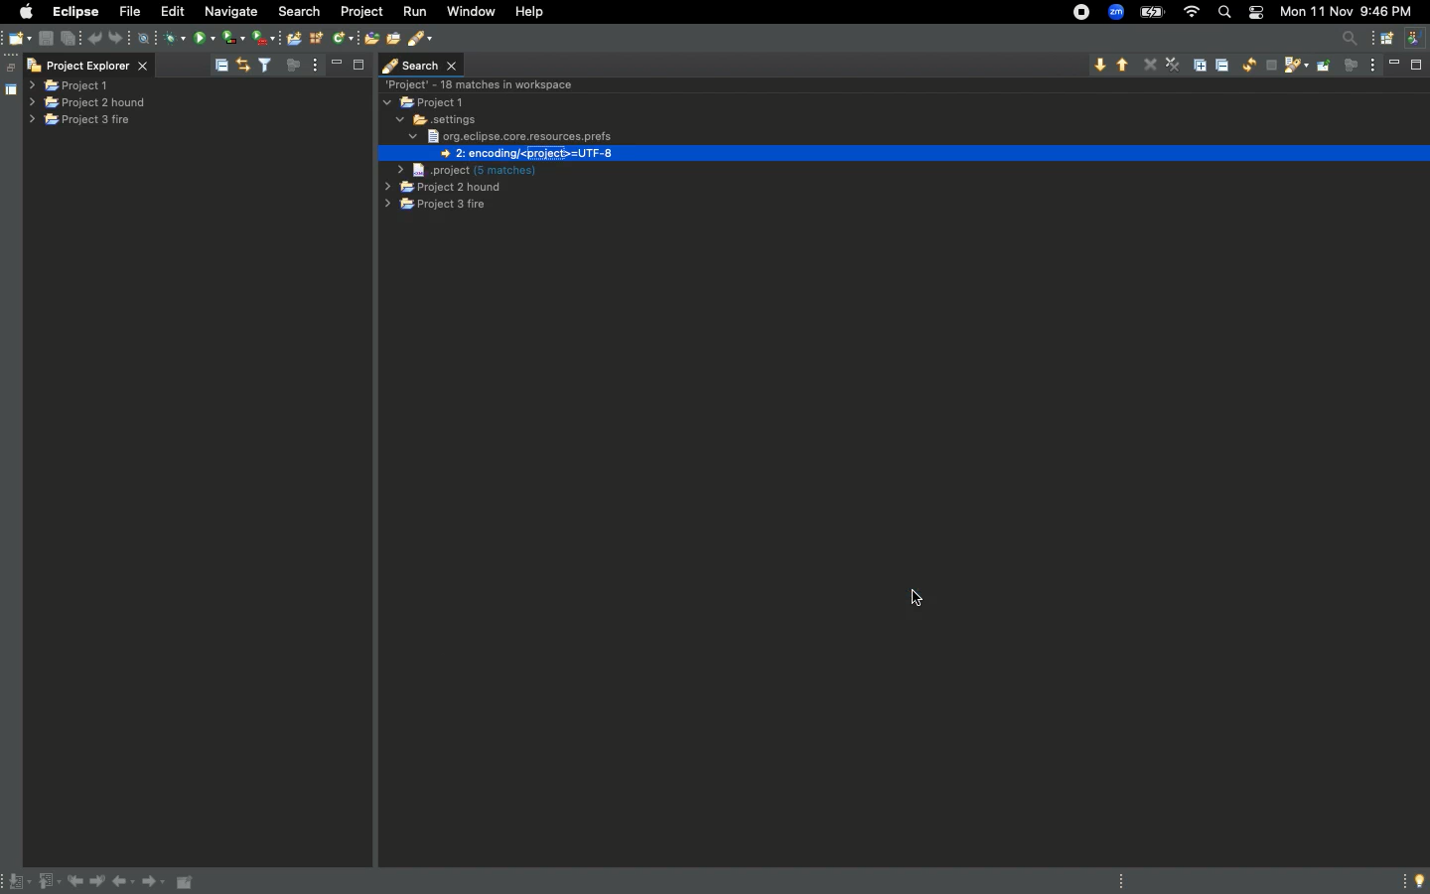 Image resolution: width=1430 pixels, height=894 pixels. Describe the element at coordinates (1374, 65) in the screenshot. I see `view menu` at that location.